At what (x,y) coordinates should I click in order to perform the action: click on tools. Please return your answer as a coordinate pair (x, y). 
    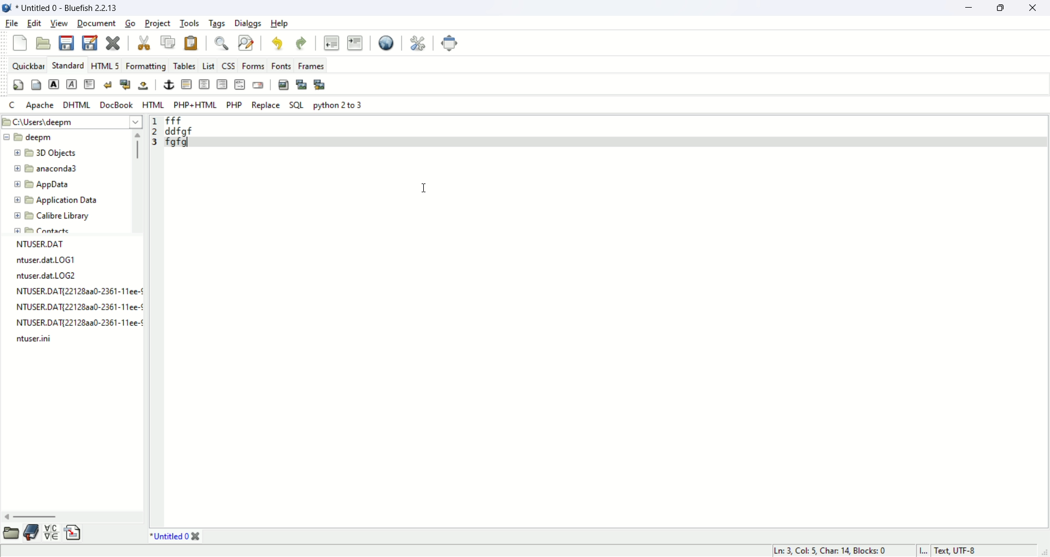
    Looking at the image, I should click on (189, 23).